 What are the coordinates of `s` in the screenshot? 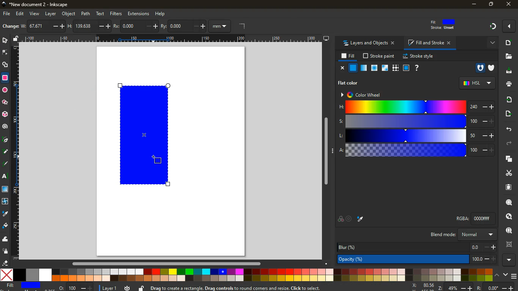 It's located at (418, 121).